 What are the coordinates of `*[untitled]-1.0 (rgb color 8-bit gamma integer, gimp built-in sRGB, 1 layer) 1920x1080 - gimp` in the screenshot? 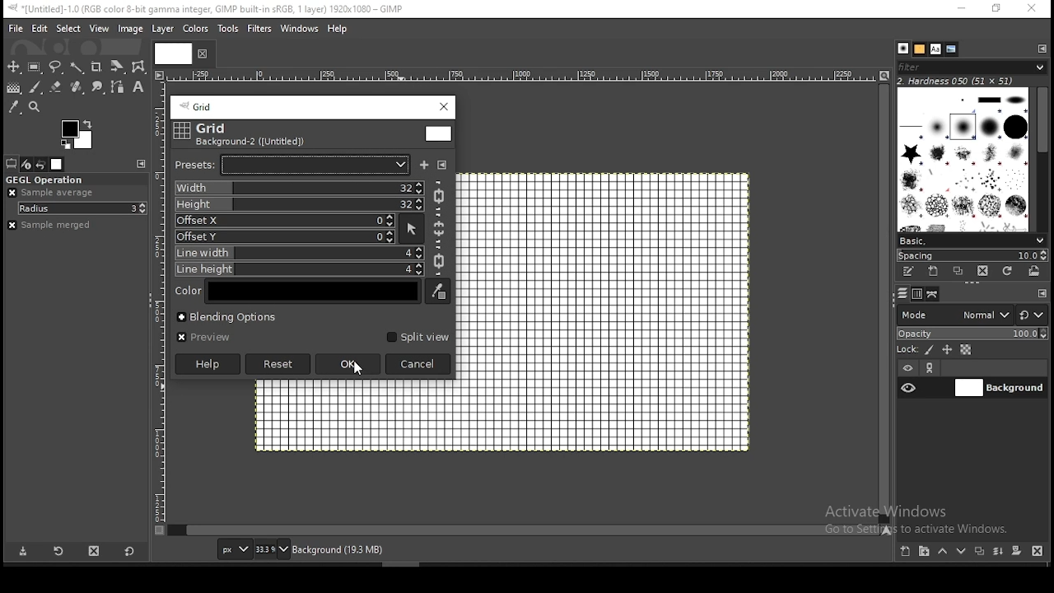 It's located at (210, 9).